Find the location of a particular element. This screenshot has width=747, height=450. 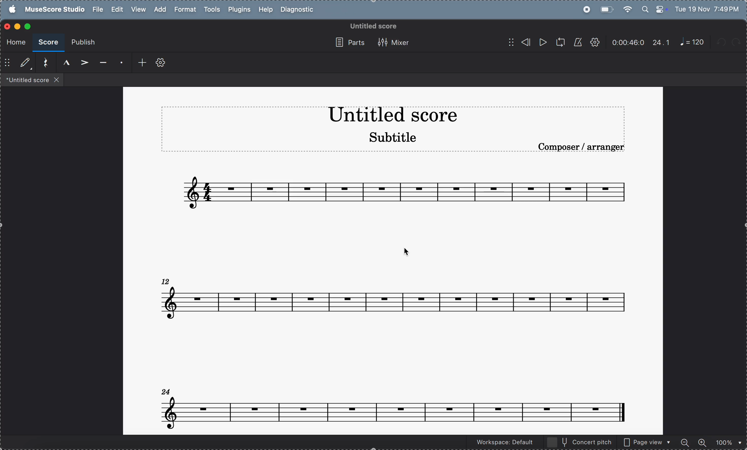

notes is located at coordinates (397, 298).